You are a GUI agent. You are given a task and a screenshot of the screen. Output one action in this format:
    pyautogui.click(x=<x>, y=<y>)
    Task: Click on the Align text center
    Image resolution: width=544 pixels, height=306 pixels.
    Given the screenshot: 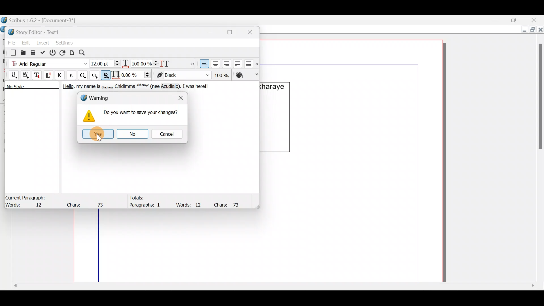 What is the action you would take?
    pyautogui.click(x=215, y=63)
    